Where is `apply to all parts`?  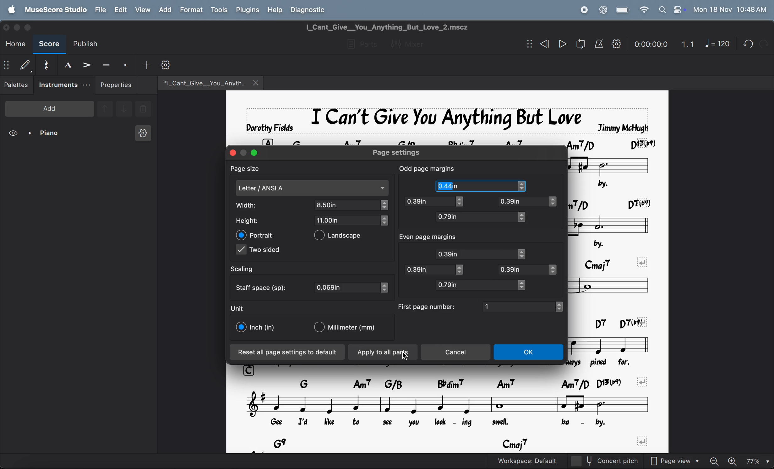
apply to all parts is located at coordinates (383, 353).